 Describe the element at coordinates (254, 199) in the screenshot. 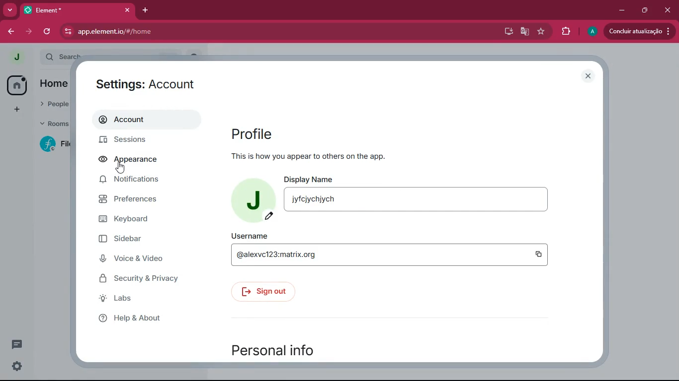

I see `profile picture` at that location.